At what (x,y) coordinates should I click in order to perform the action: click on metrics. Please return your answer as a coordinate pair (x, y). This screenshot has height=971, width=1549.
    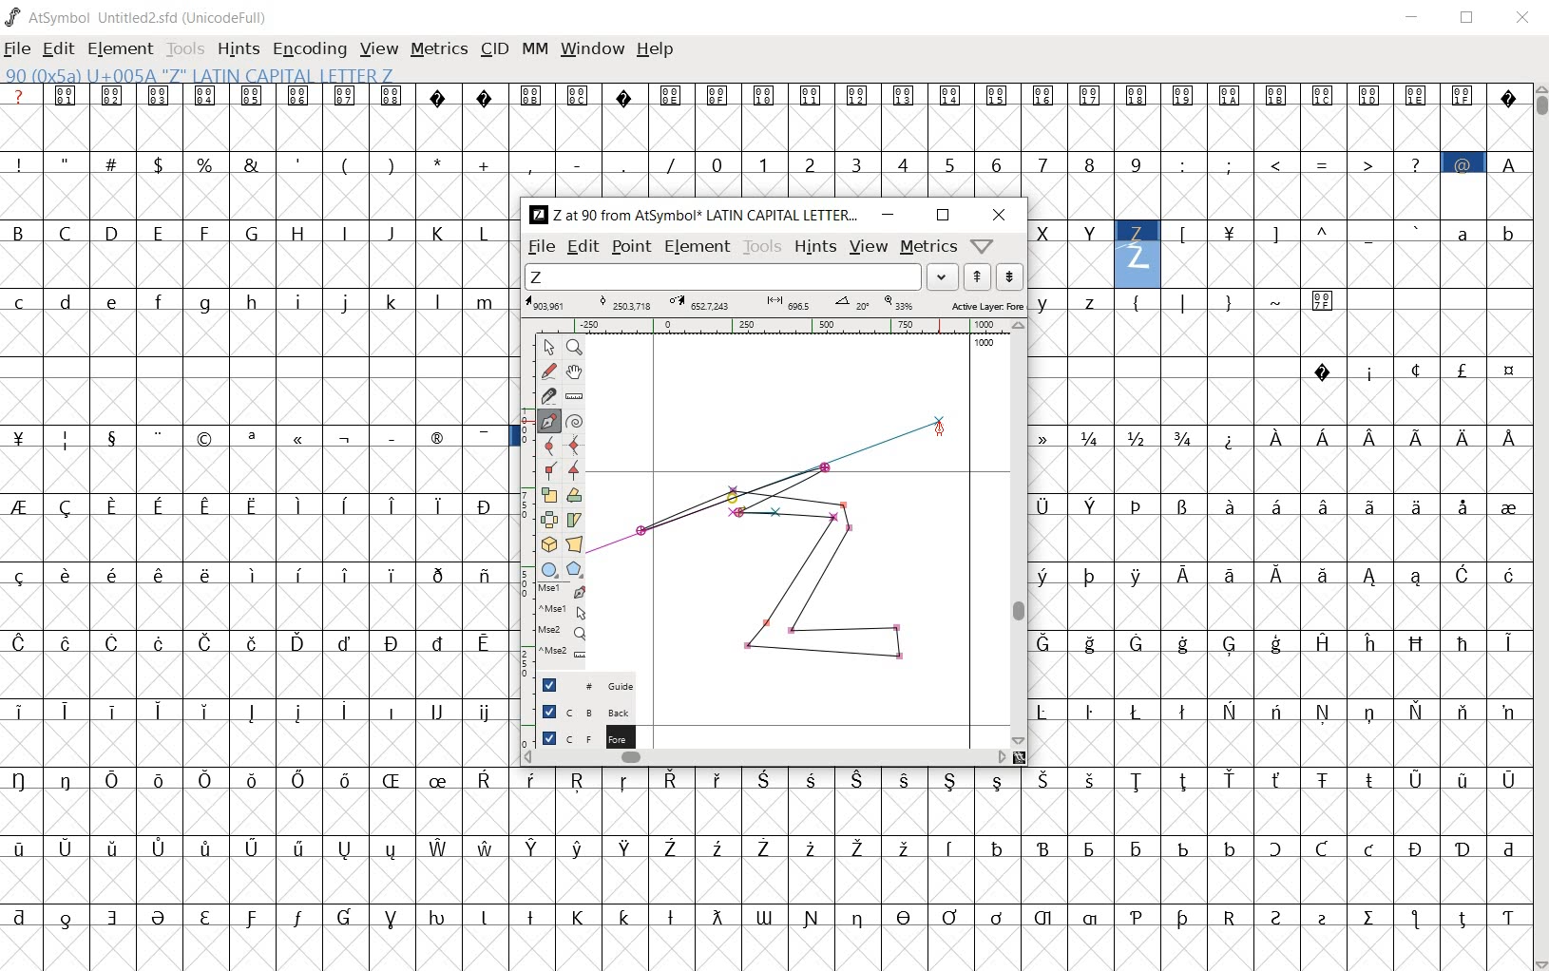
    Looking at the image, I should click on (441, 50).